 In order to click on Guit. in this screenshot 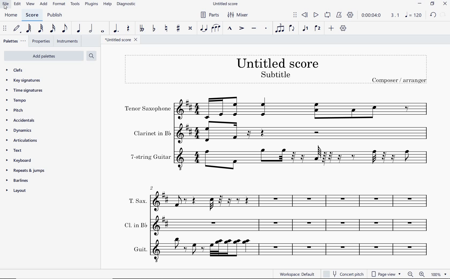, I will do `click(276, 251)`.